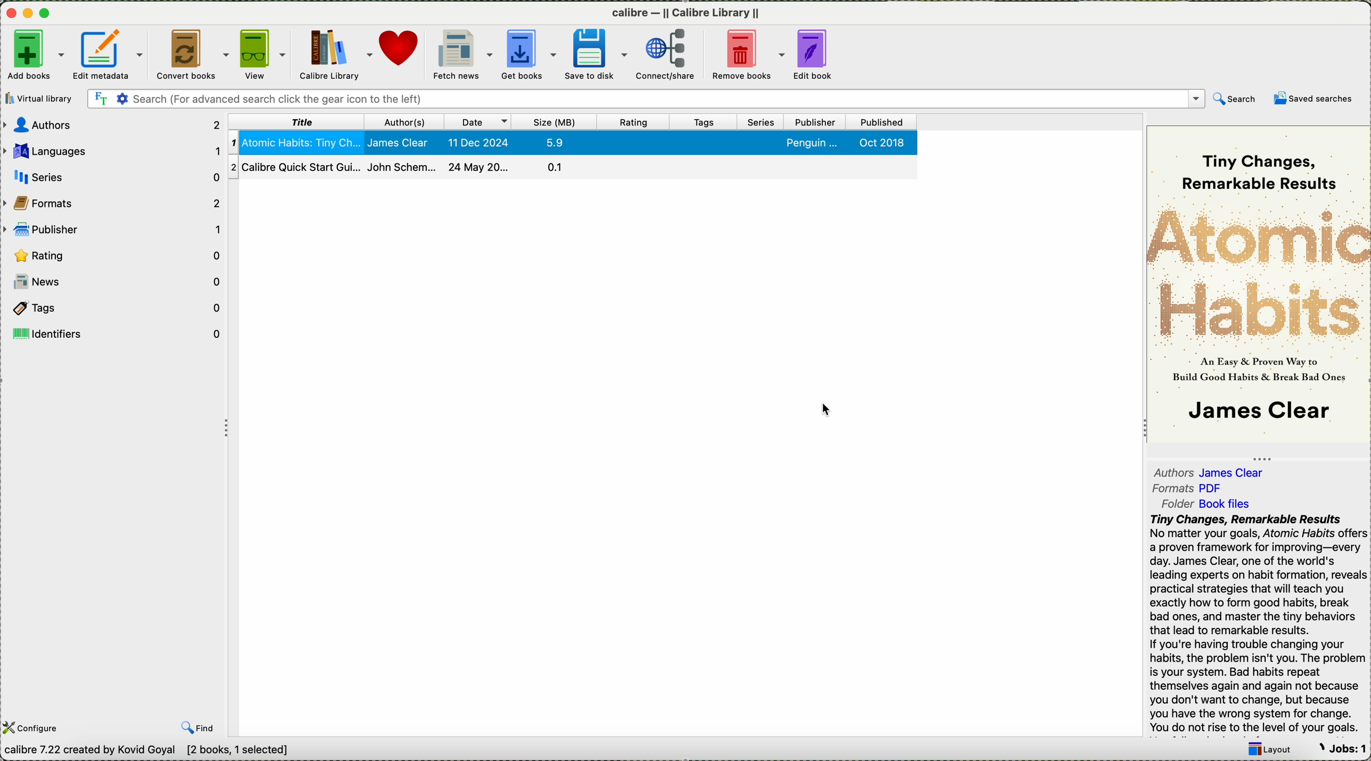 The image size is (1371, 761). Describe the element at coordinates (1316, 99) in the screenshot. I see `saved searches` at that location.